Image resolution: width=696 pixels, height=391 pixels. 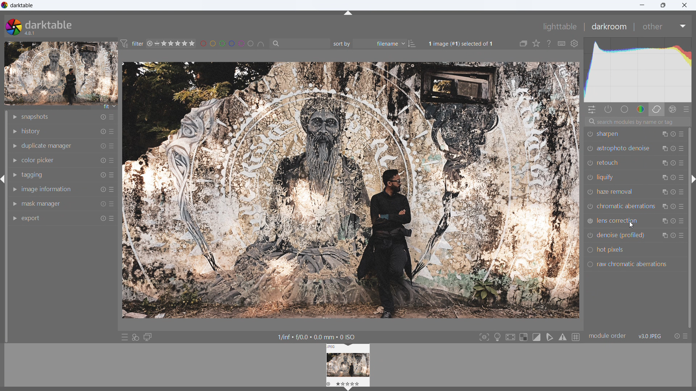 What do you see at coordinates (524, 43) in the screenshot?
I see `collapse grouped images` at bounding box center [524, 43].